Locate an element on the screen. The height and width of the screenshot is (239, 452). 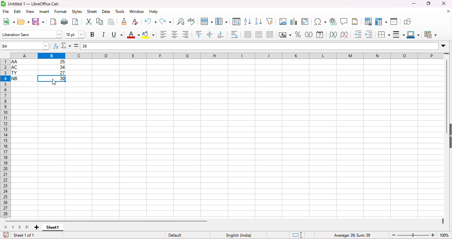
spelling is located at coordinates (192, 22).